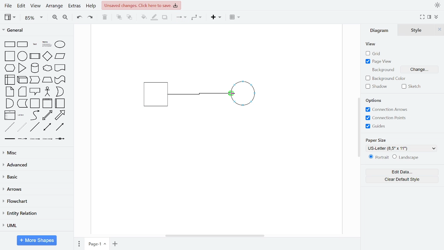 Image resolution: width=444 pixels, height=250 pixels. Describe the element at coordinates (437, 17) in the screenshot. I see `collapse` at that location.